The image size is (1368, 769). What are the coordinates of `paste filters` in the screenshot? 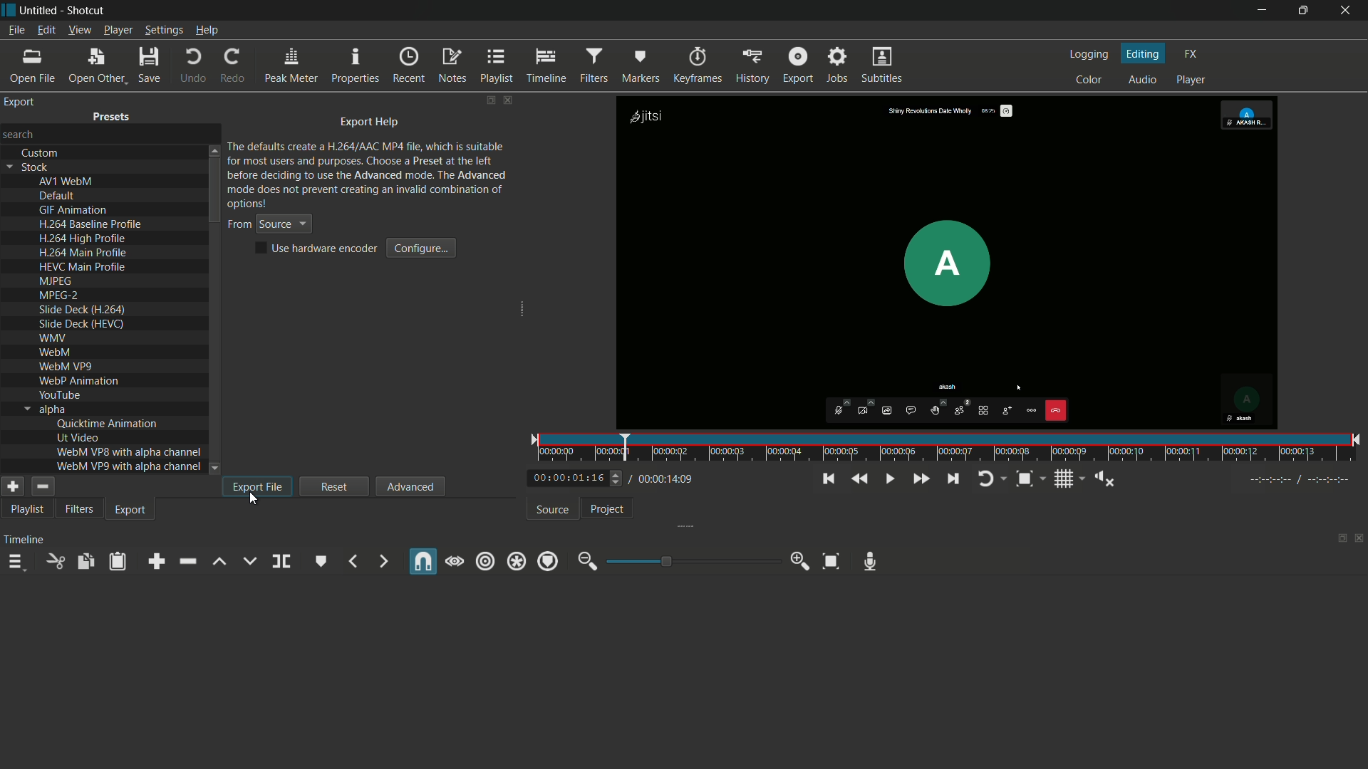 It's located at (118, 563).